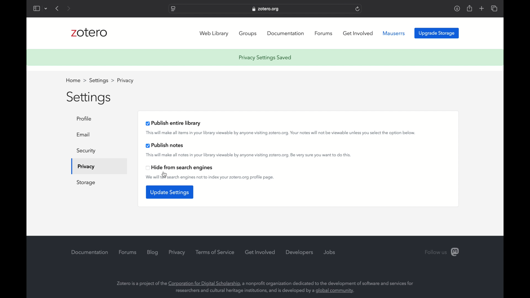 Image resolution: width=530 pixels, height=298 pixels. I want to click on privacy settings saved, so click(266, 58).